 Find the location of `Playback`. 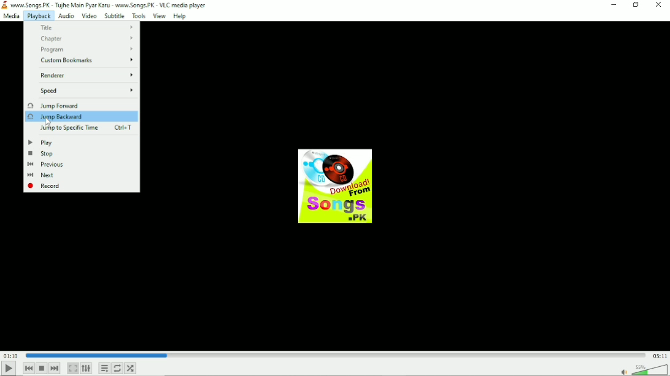

Playback is located at coordinates (38, 17).